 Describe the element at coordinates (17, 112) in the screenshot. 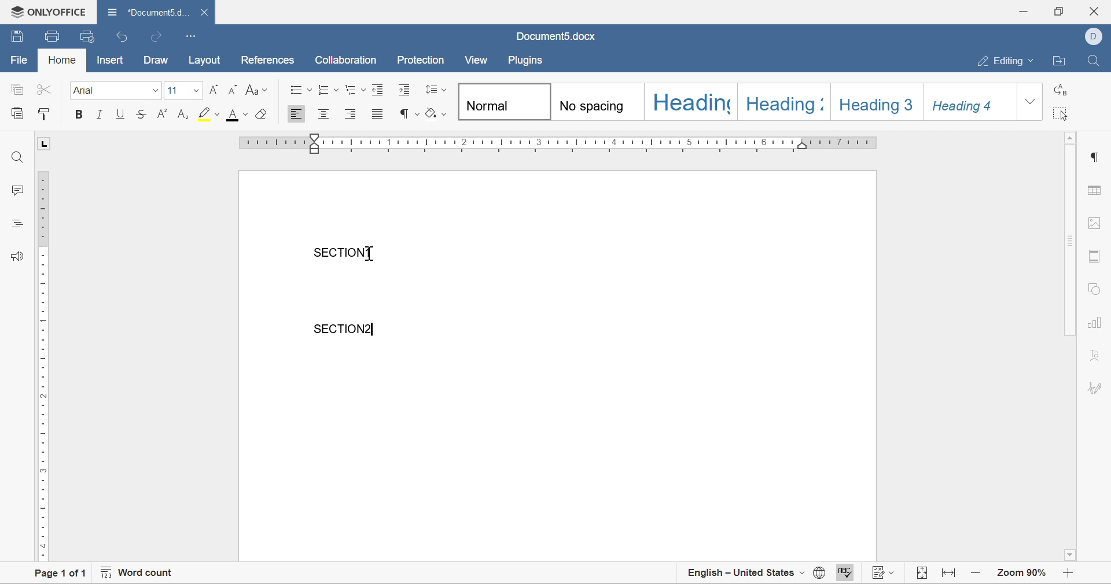

I see `paste` at that location.